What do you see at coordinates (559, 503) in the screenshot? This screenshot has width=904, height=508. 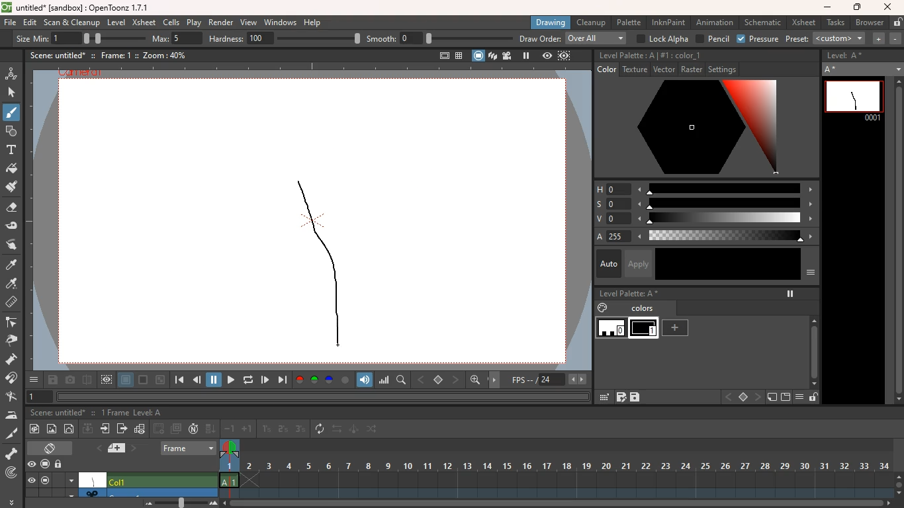 I see `zoom` at bounding box center [559, 503].